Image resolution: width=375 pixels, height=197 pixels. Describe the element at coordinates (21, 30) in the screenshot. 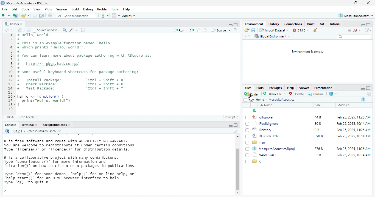

I see `show in new window` at that location.